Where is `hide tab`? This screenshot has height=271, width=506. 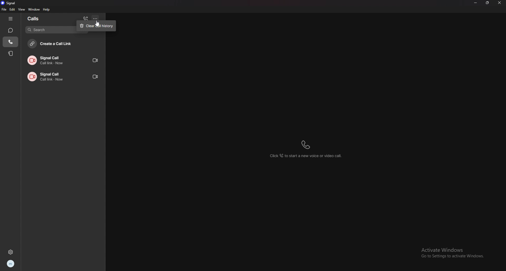 hide tab is located at coordinates (11, 18).